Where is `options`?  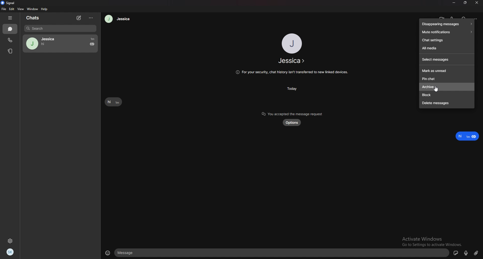 options is located at coordinates (475, 18).